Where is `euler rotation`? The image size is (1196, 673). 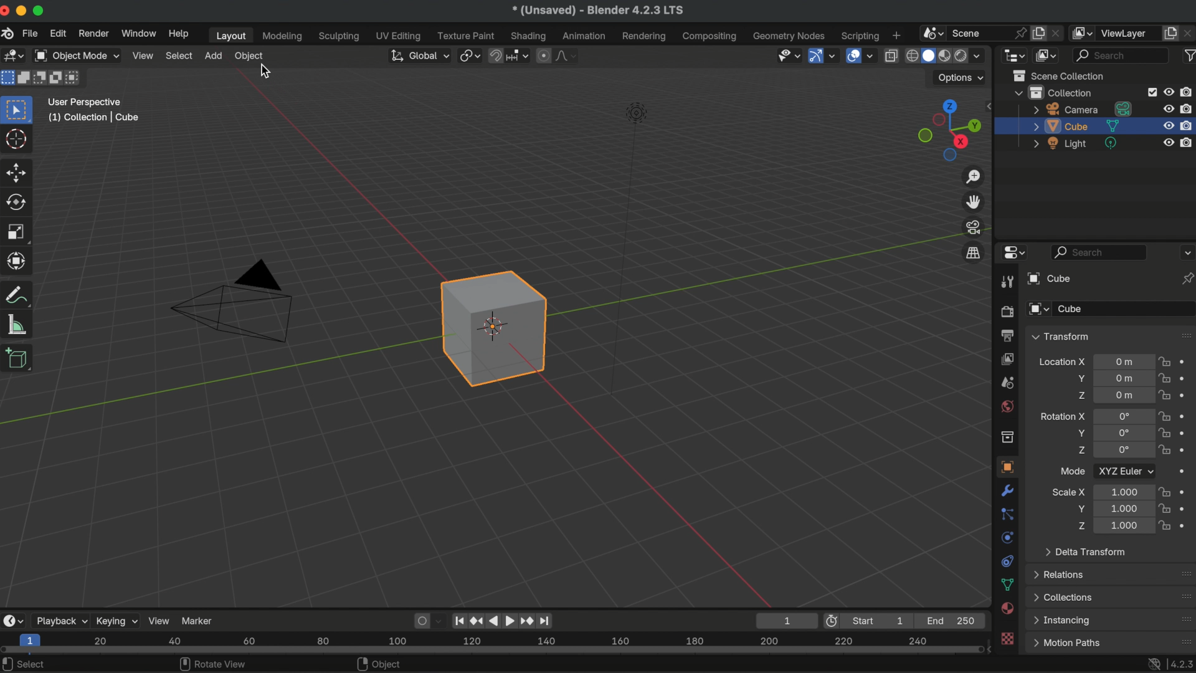
euler rotation is located at coordinates (1124, 433).